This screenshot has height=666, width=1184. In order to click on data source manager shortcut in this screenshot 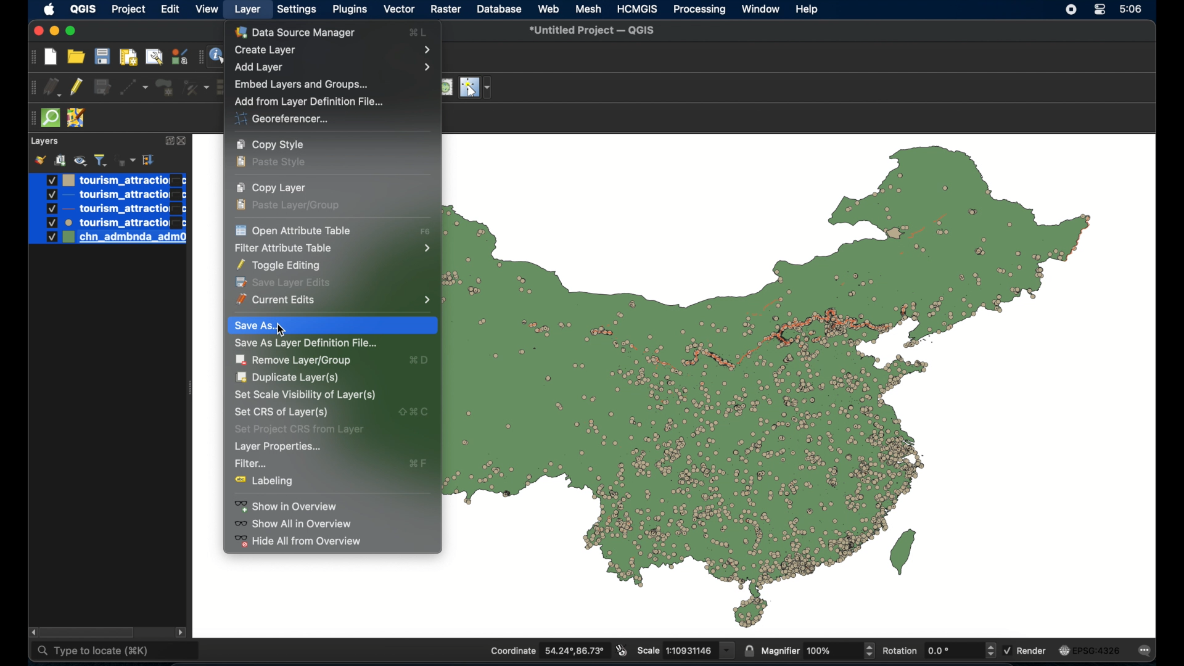, I will do `click(417, 31)`.